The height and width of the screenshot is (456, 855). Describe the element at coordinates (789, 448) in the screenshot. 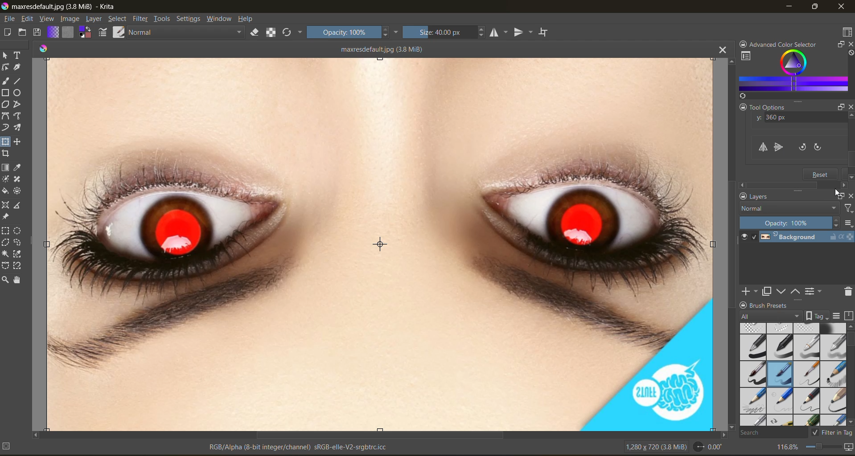

I see `zoom factor` at that location.